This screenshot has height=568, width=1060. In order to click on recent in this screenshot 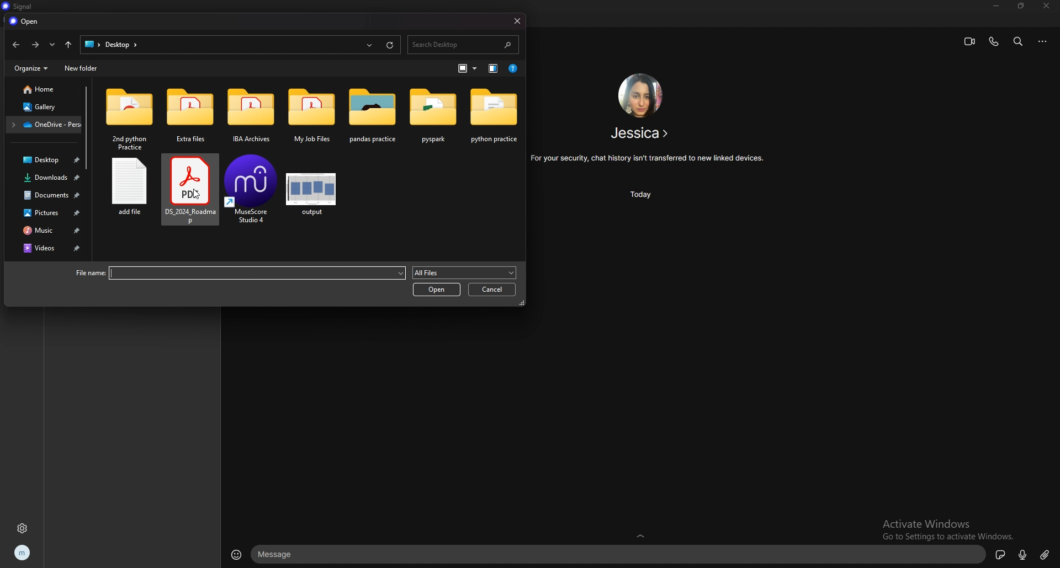, I will do `click(53, 45)`.